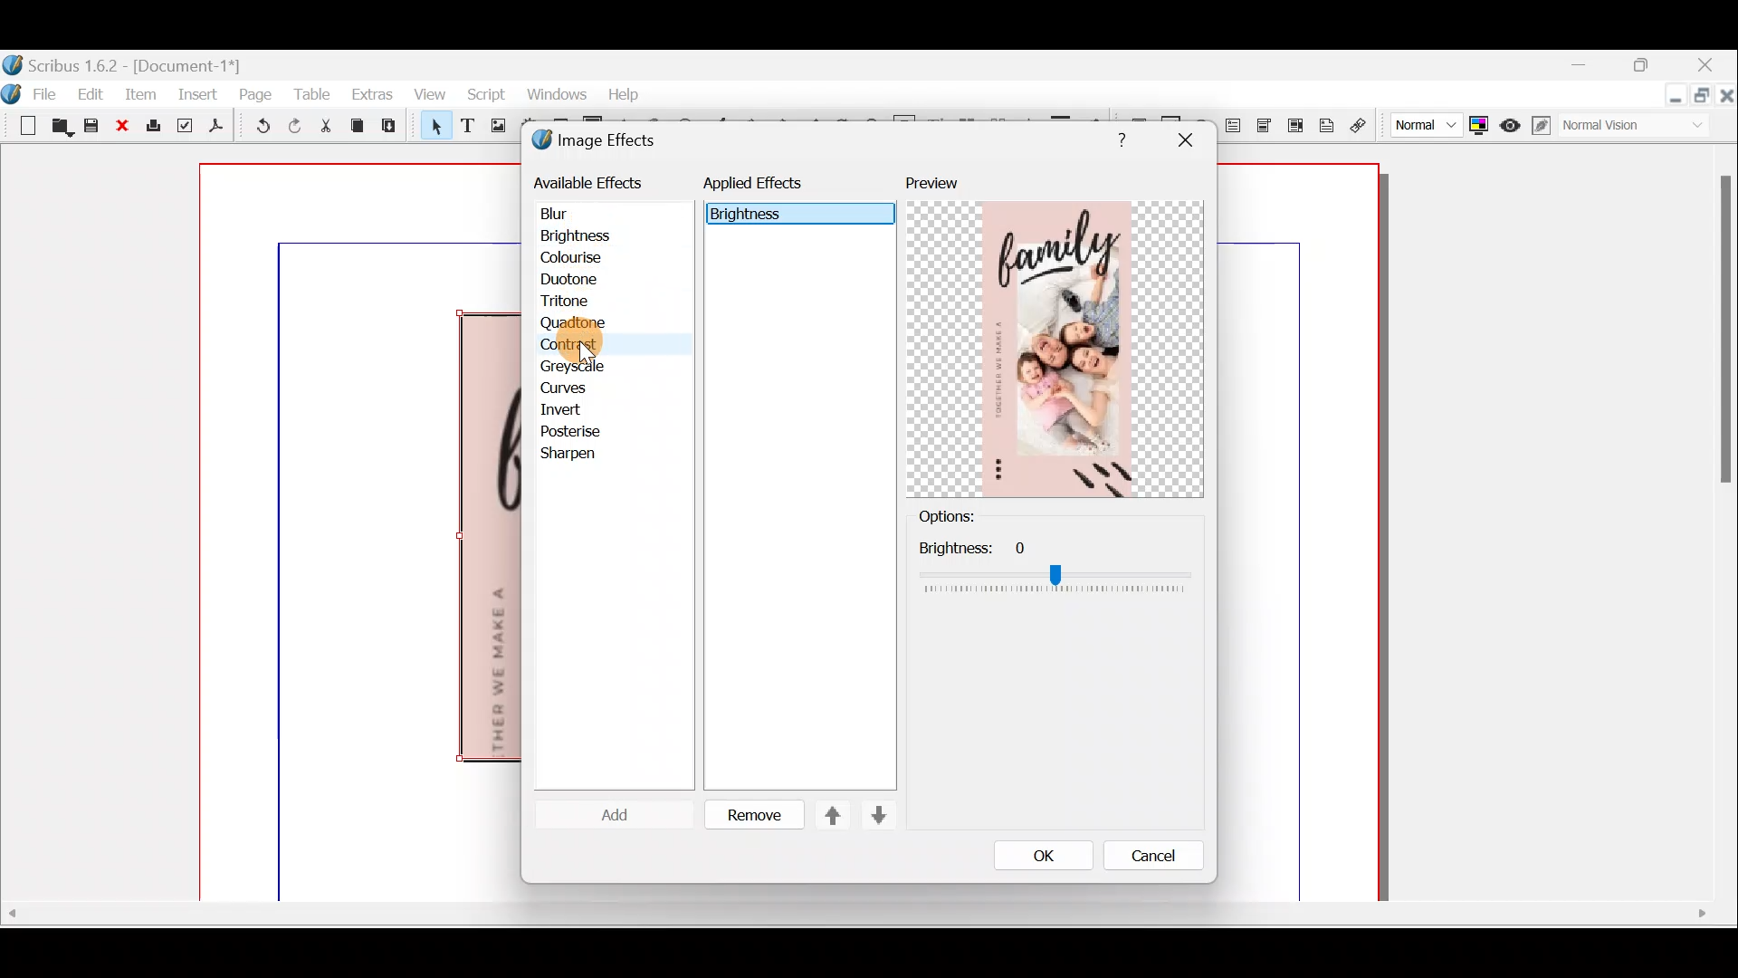 The height and width of the screenshot is (978, 1738). I want to click on View, so click(425, 96).